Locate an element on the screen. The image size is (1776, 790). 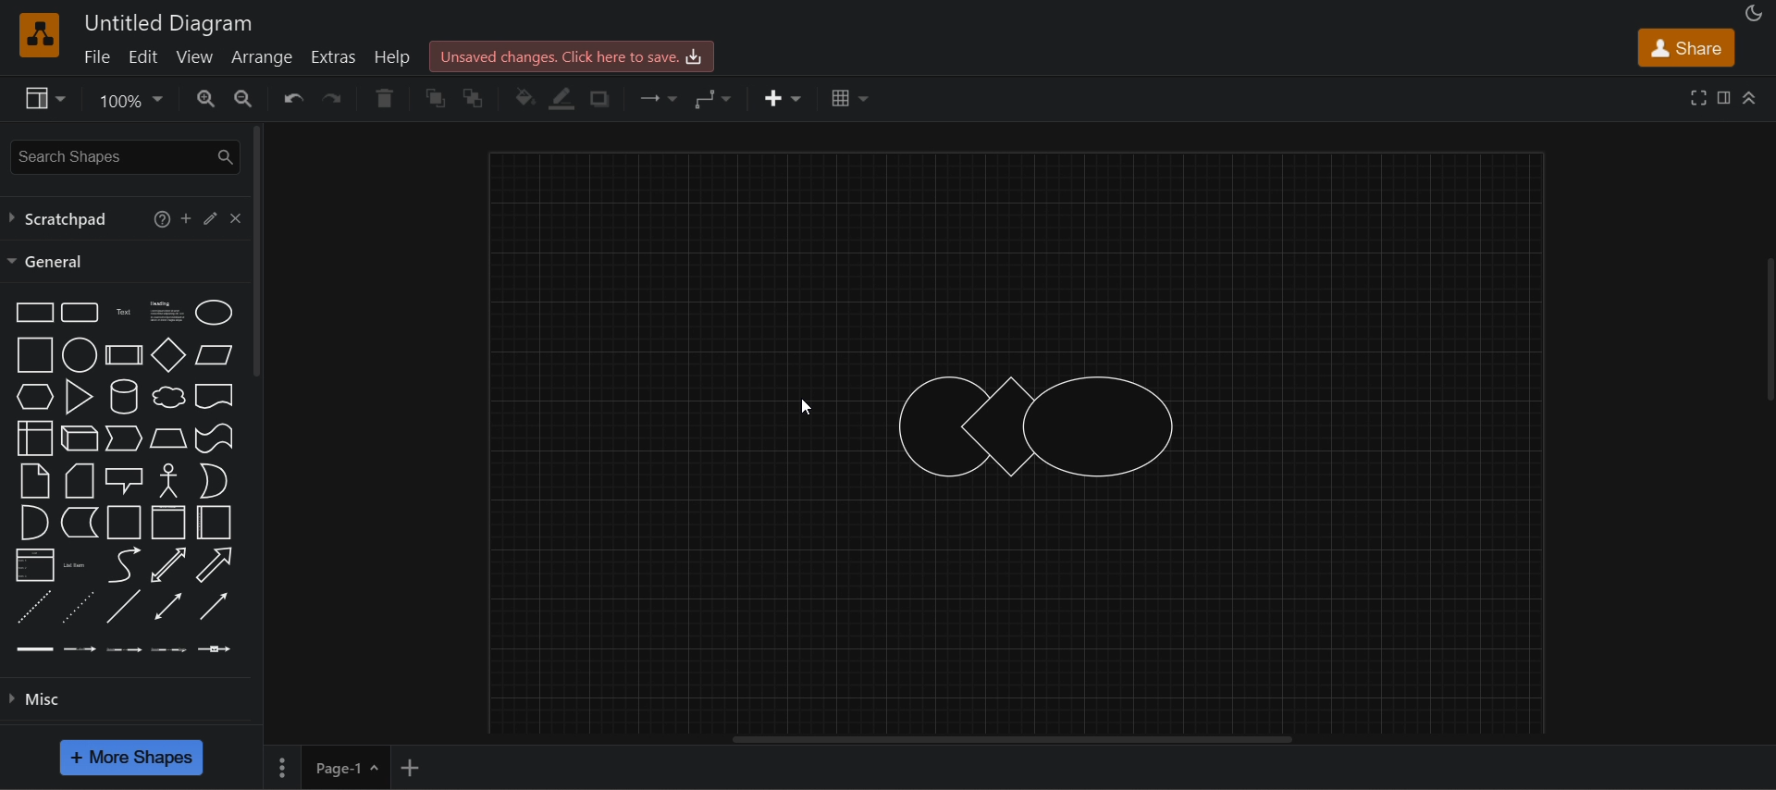
line color is located at coordinates (562, 99).